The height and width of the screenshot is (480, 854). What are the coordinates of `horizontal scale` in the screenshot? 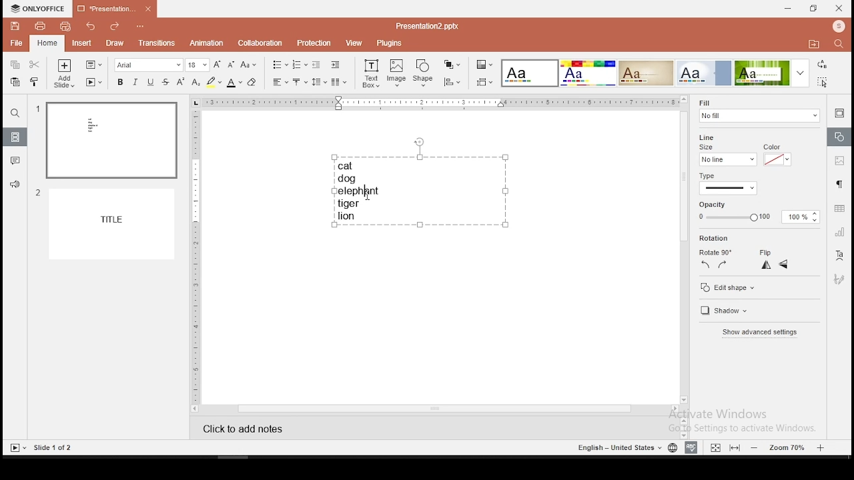 It's located at (440, 102).